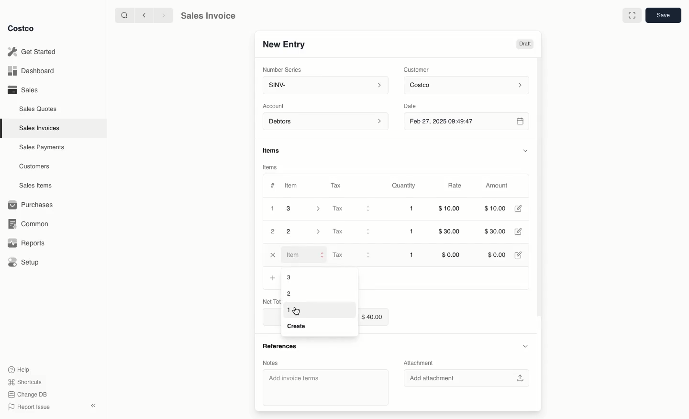 This screenshot has height=419, width=689. Describe the element at coordinates (494, 232) in the screenshot. I see `$30.00` at that location.